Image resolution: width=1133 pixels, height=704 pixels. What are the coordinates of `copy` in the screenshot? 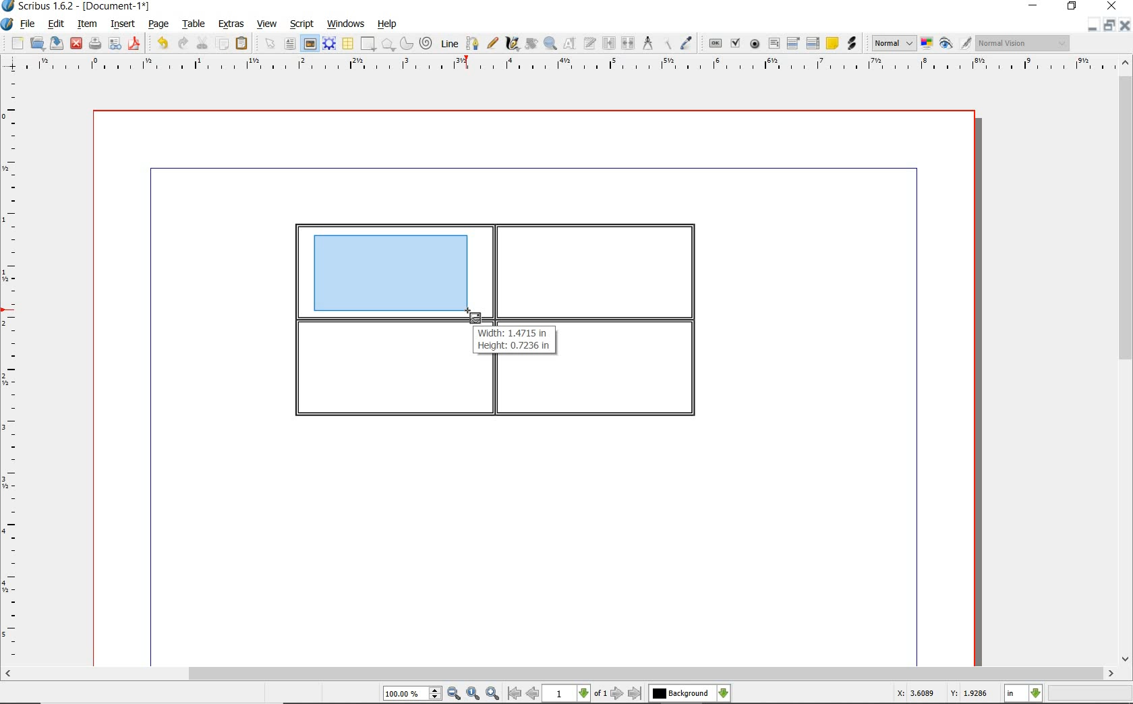 It's located at (223, 45).